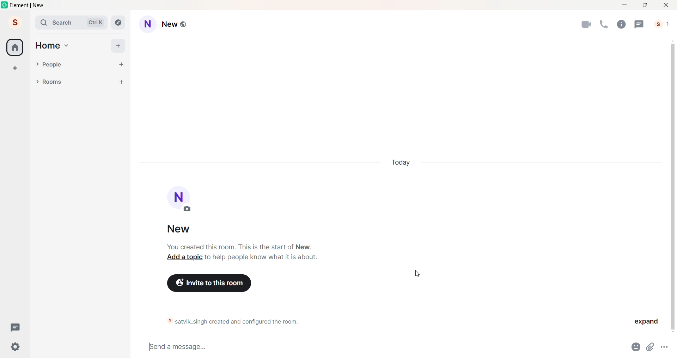 This screenshot has width=677, height=358. What do you see at coordinates (17, 328) in the screenshot?
I see `Threads` at bounding box center [17, 328].